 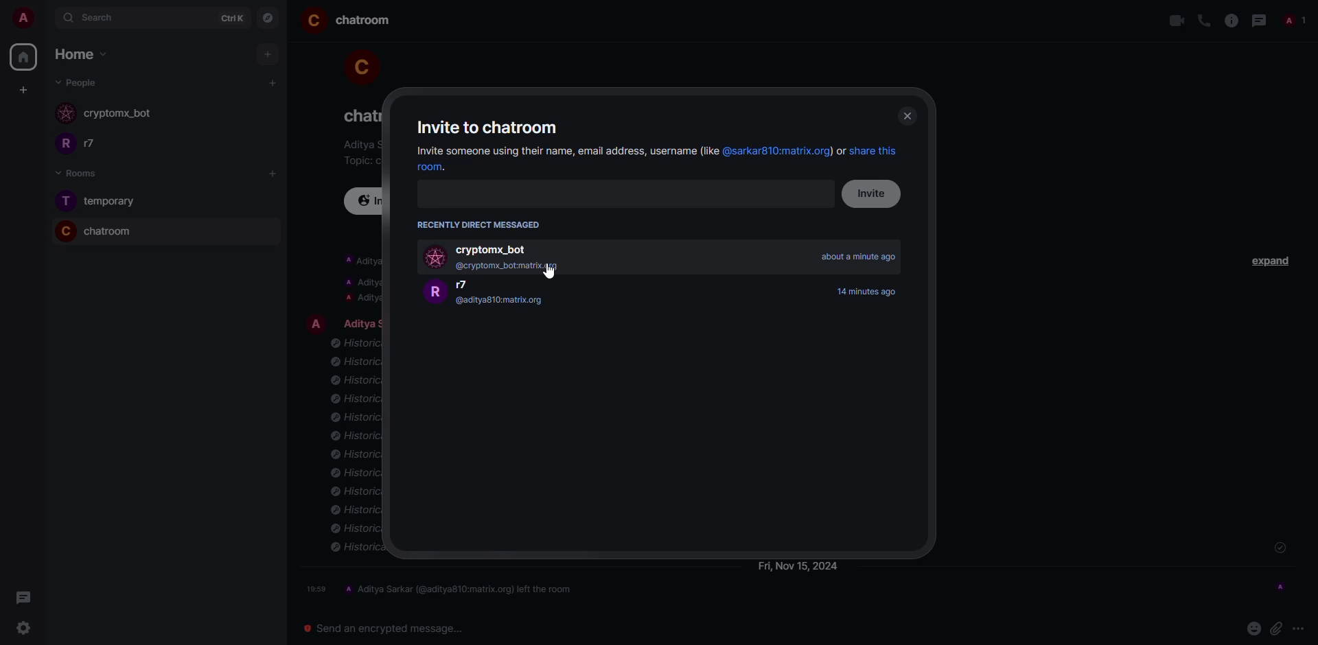 I want to click on time, so click(x=859, y=257).